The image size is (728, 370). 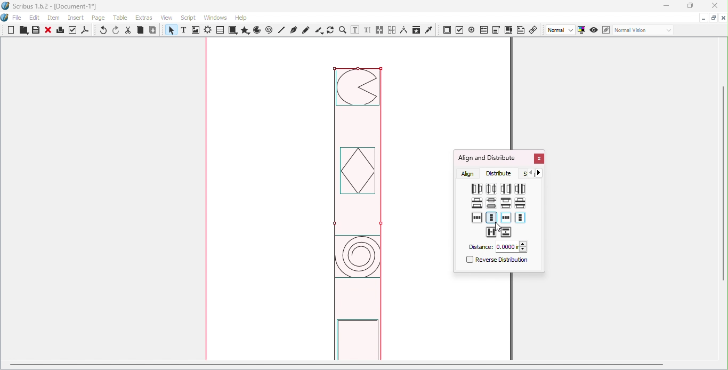 What do you see at coordinates (367, 30) in the screenshot?
I see `Edit text with story editor` at bounding box center [367, 30].